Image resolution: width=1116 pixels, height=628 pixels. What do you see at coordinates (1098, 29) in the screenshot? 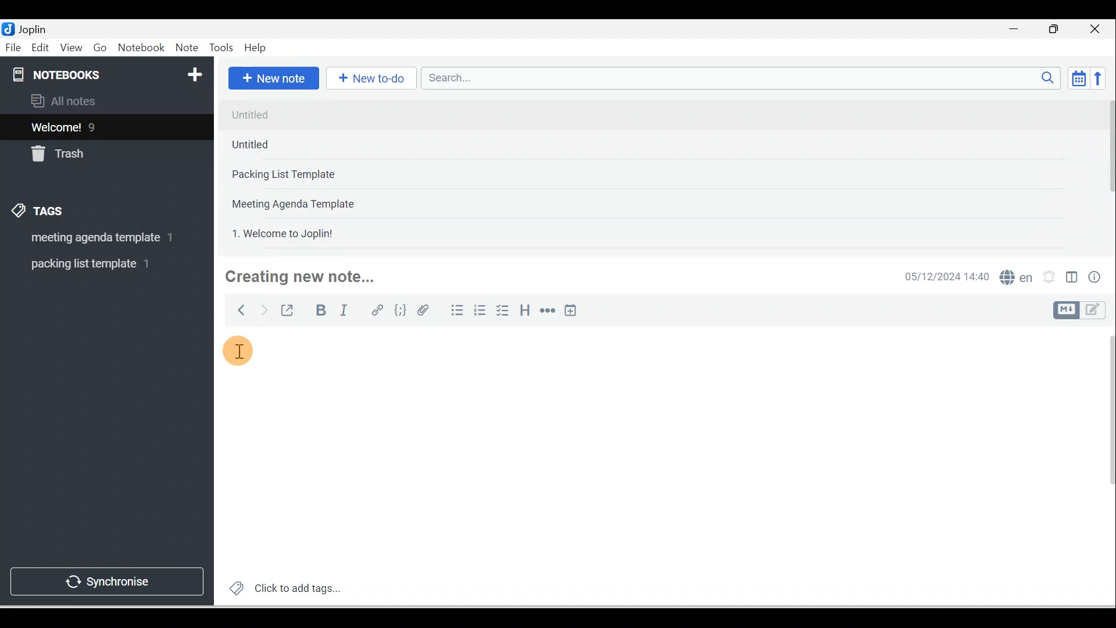
I see `Close` at bounding box center [1098, 29].